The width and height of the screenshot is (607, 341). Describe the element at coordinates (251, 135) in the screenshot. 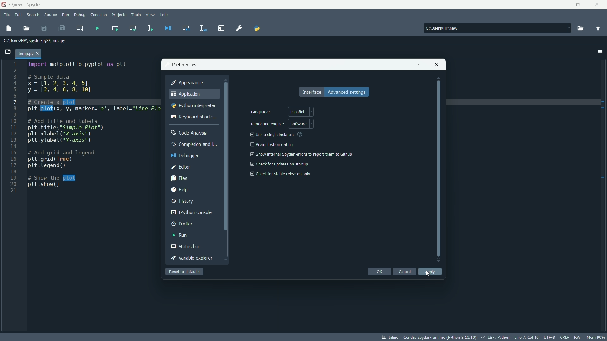

I see `checkbox` at that location.